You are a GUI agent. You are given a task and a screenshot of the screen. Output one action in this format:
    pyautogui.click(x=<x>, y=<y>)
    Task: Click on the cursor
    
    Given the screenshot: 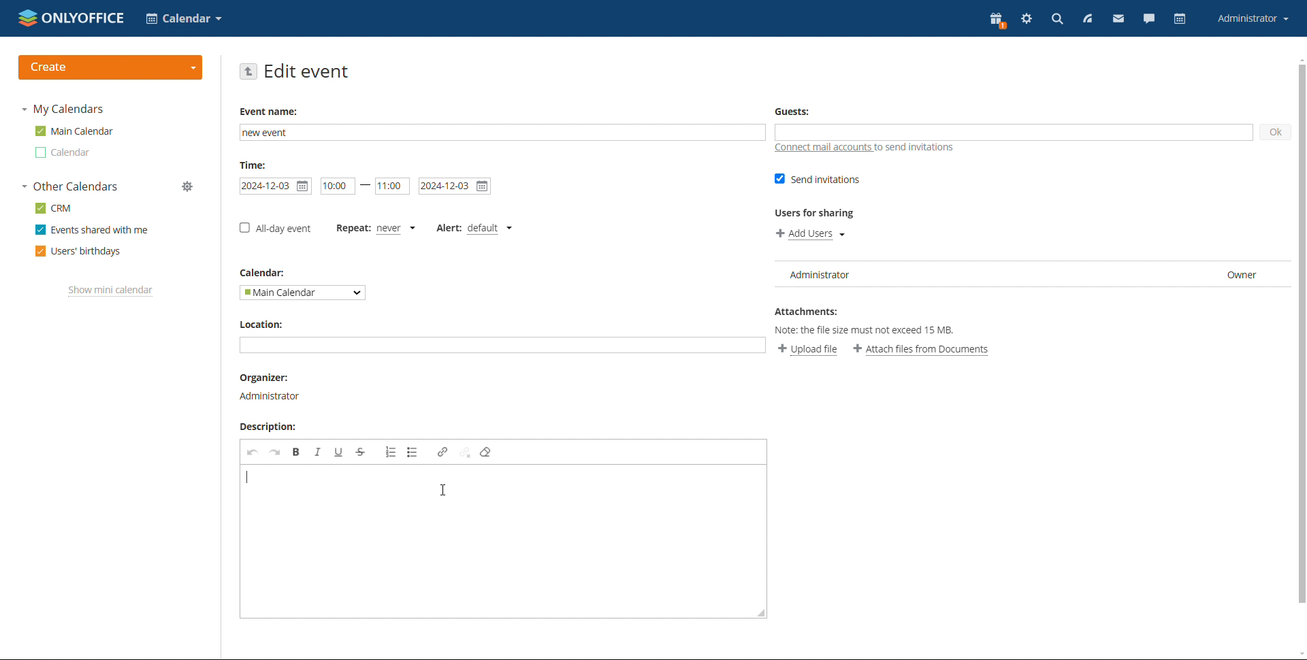 What is the action you would take?
    pyautogui.click(x=443, y=490)
    